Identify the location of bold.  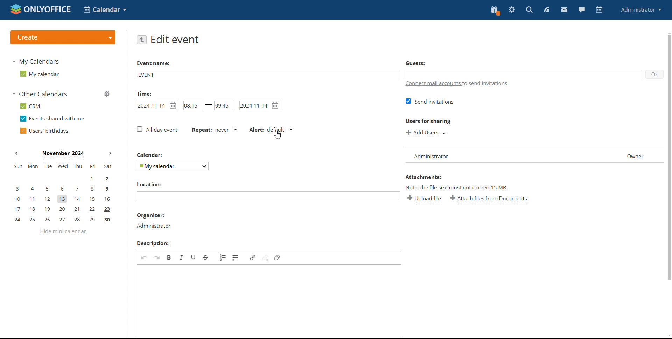
(169, 257).